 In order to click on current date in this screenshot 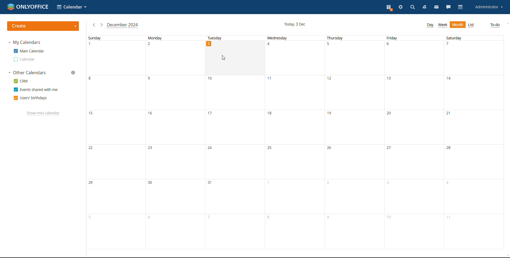, I will do `click(294, 24)`.